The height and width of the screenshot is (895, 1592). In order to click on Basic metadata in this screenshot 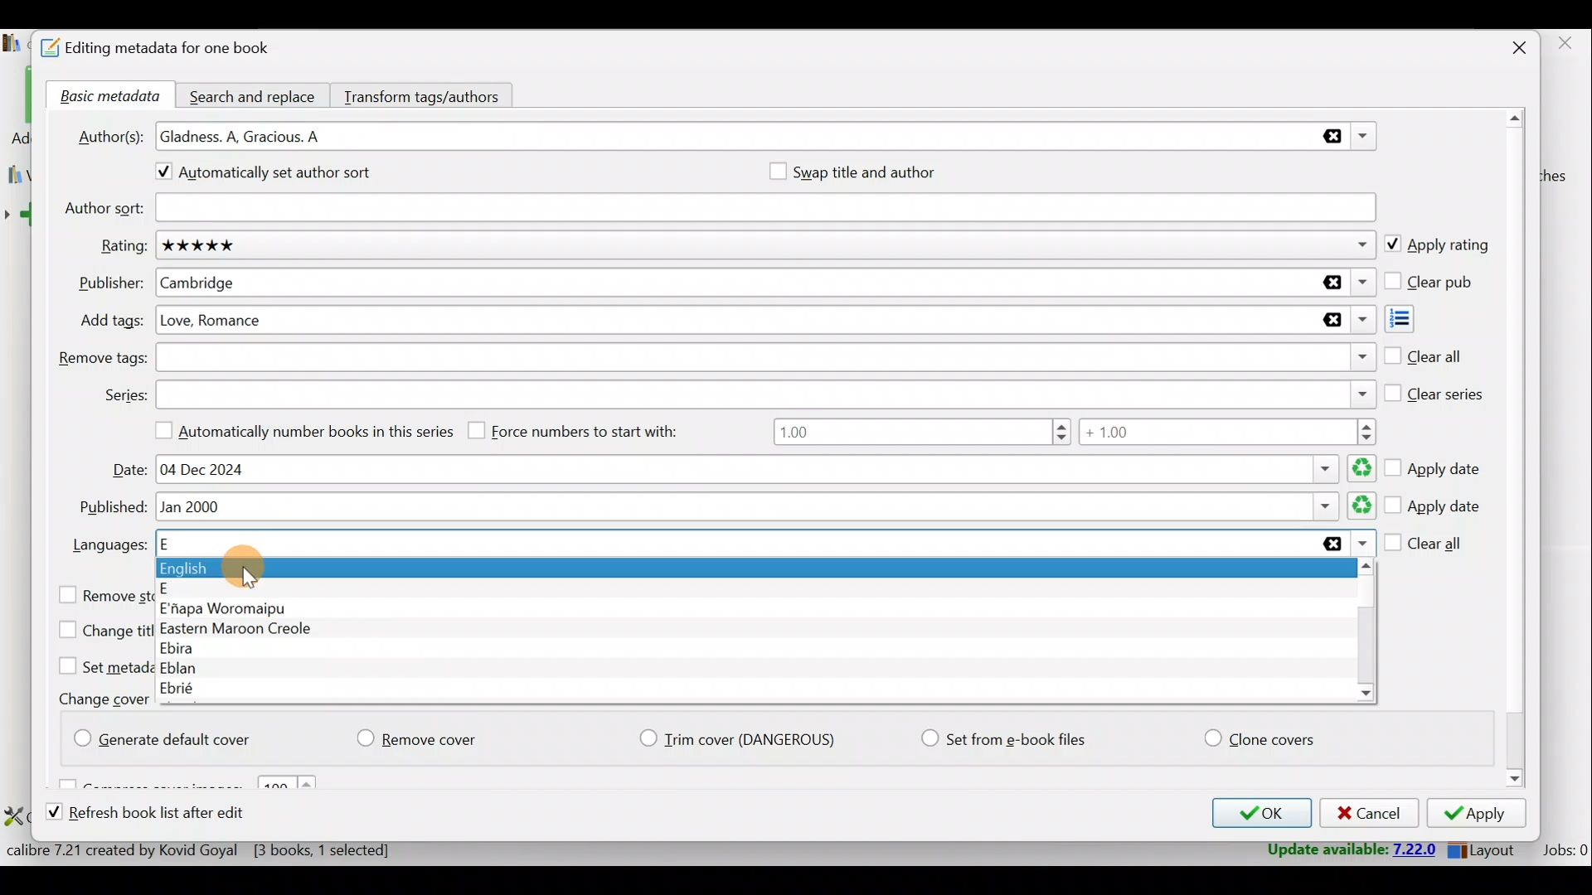, I will do `click(105, 97)`.